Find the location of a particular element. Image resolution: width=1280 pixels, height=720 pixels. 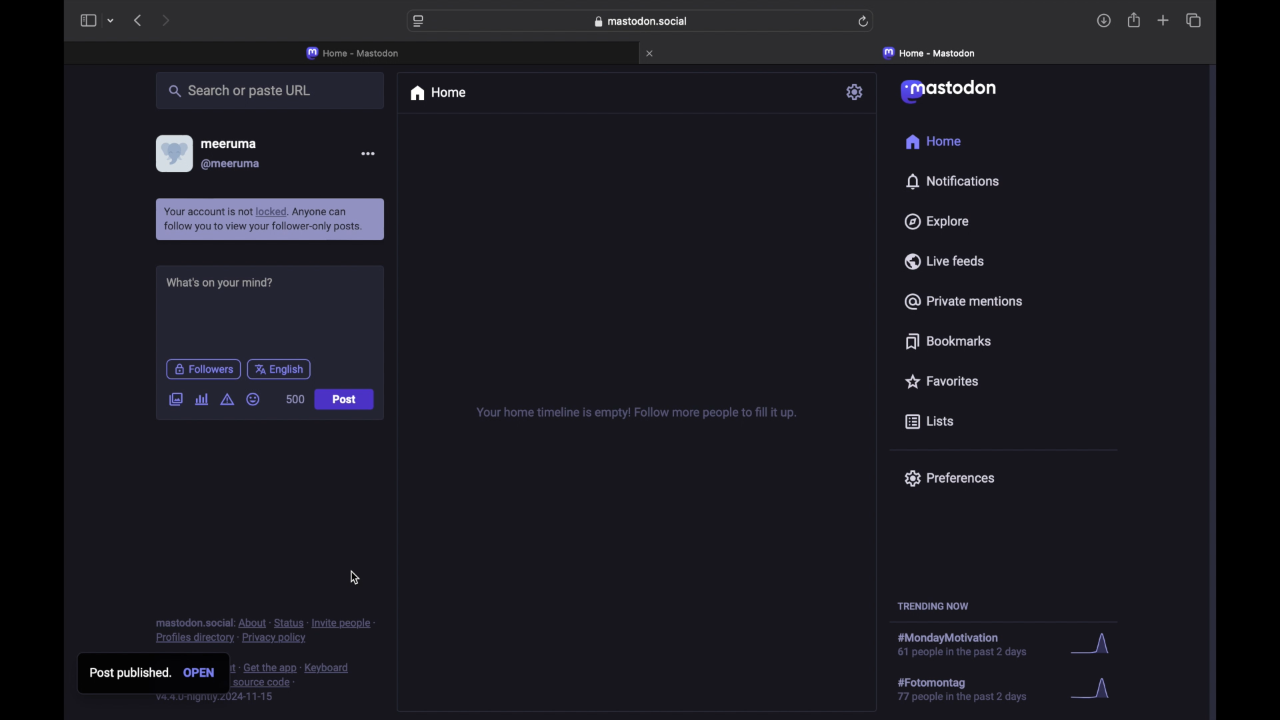

home mastodon is located at coordinates (929, 53).